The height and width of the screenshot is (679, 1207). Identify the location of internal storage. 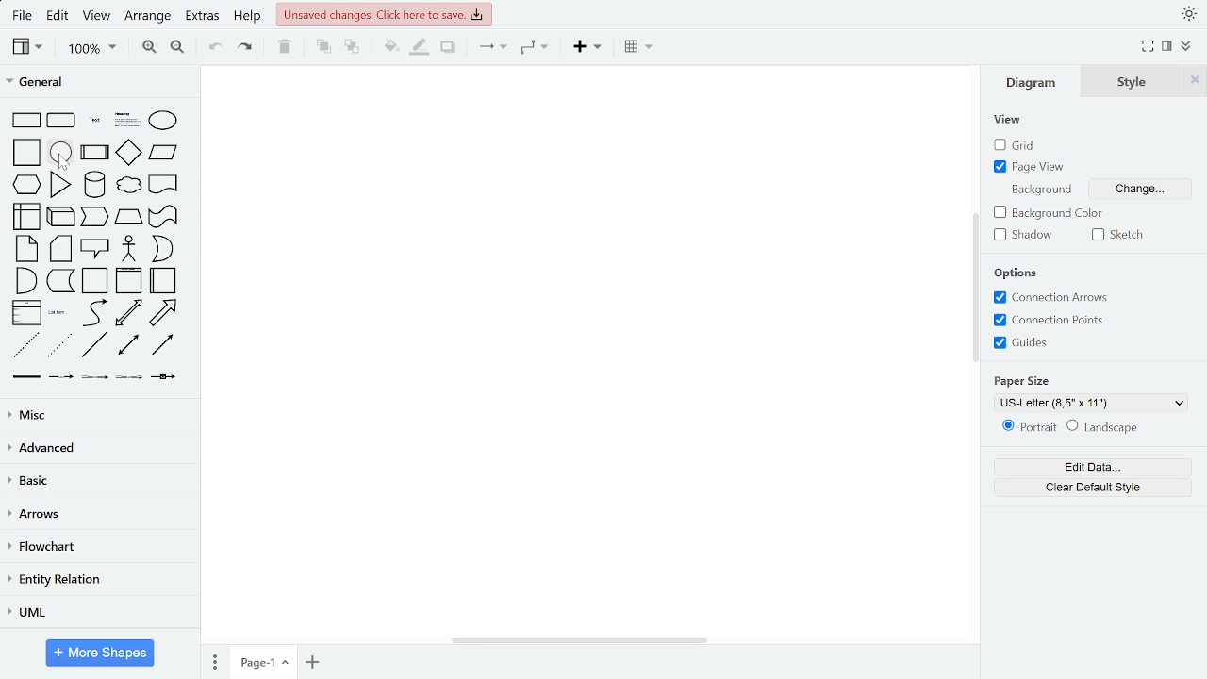
(27, 217).